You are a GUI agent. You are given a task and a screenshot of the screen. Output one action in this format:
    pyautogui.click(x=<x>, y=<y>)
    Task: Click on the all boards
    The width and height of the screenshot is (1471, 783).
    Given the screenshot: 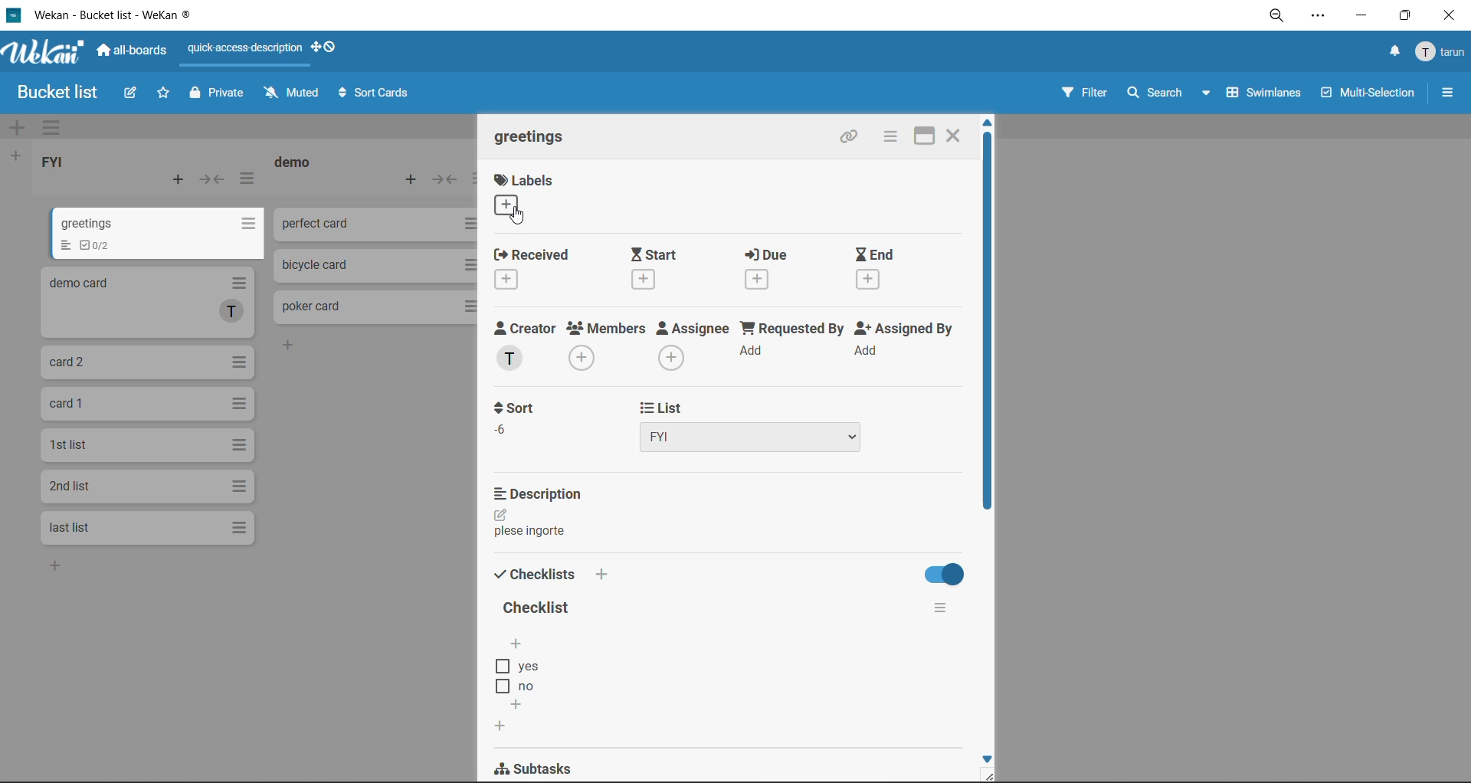 What is the action you would take?
    pyautogui.click(x=133, y=53)
    